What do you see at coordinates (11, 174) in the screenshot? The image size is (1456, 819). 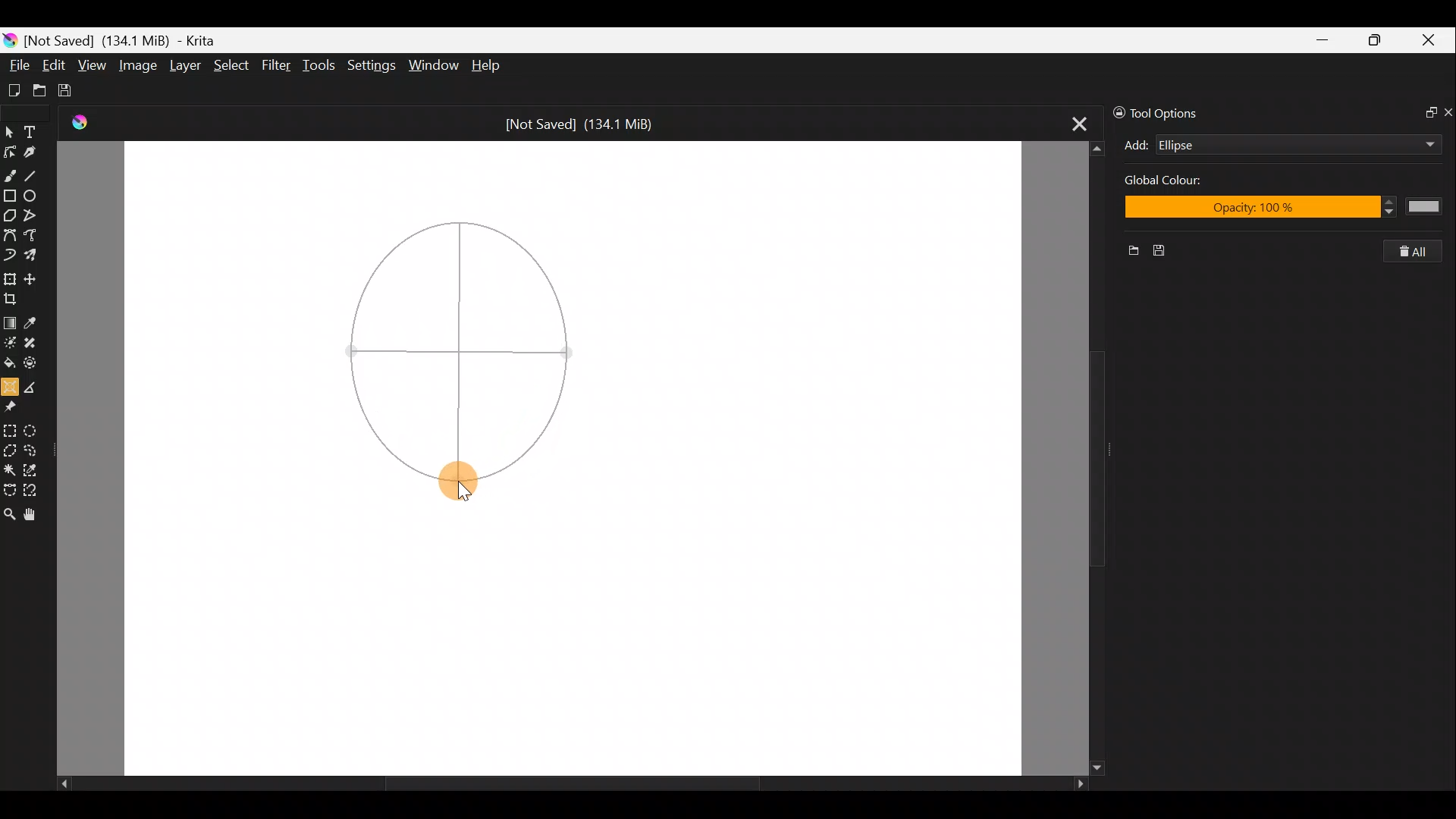 I see `Freehand brush tool` at bounding box center [11, 174].